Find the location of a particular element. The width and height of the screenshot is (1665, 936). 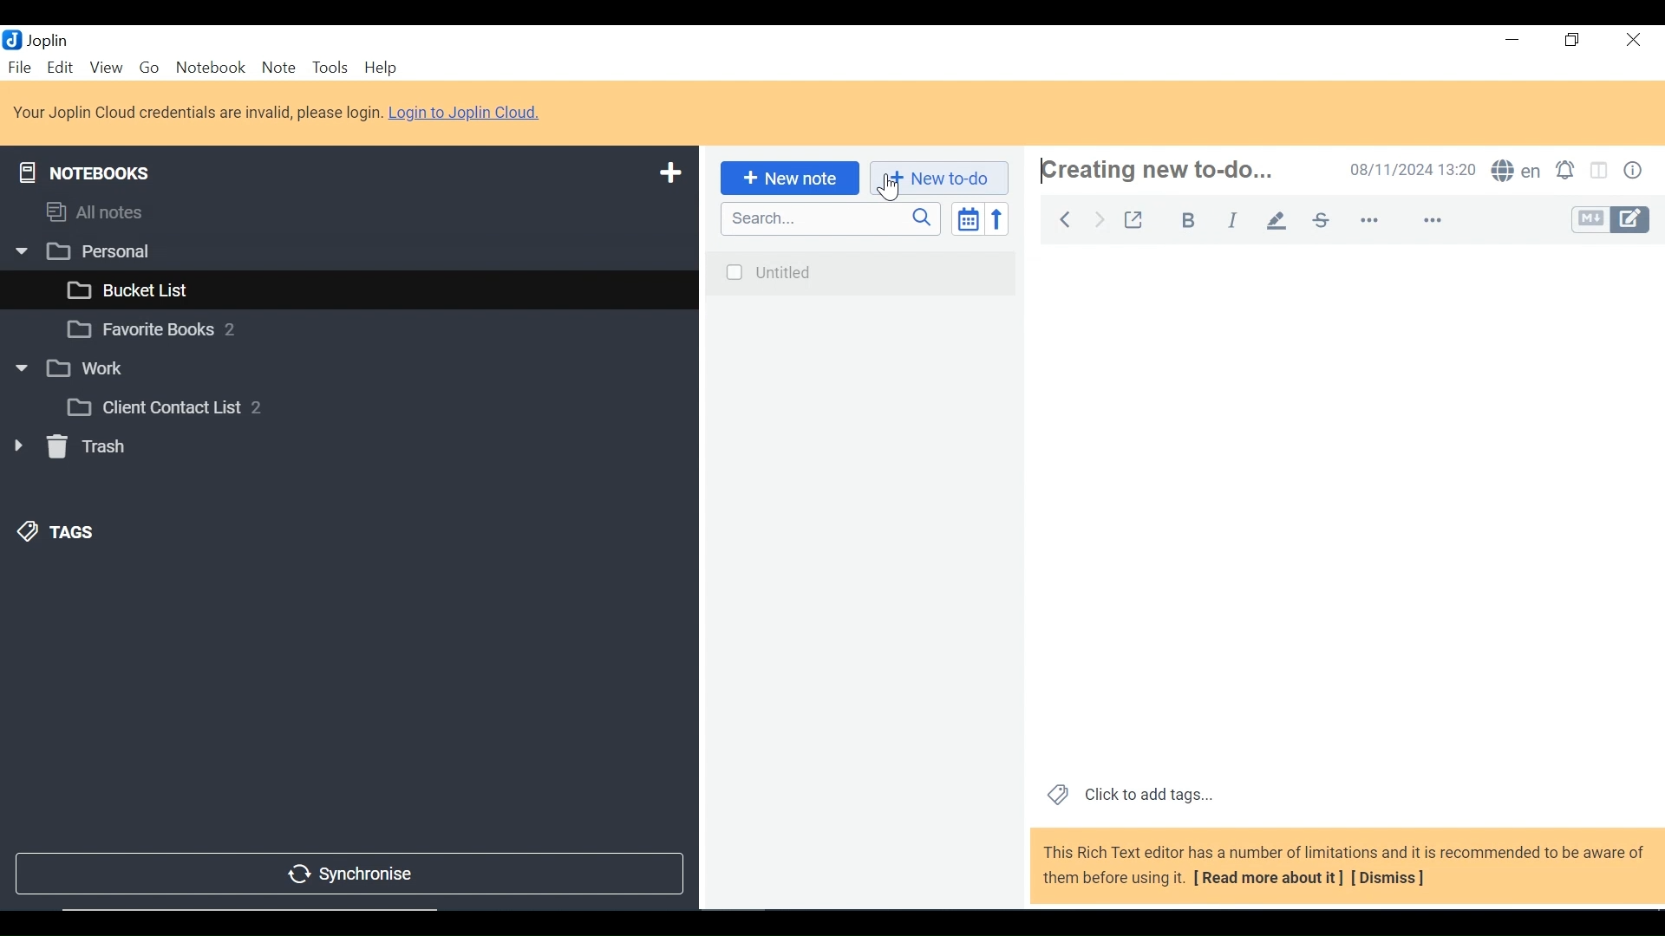

Joplin is located at coordinates (49, 40).